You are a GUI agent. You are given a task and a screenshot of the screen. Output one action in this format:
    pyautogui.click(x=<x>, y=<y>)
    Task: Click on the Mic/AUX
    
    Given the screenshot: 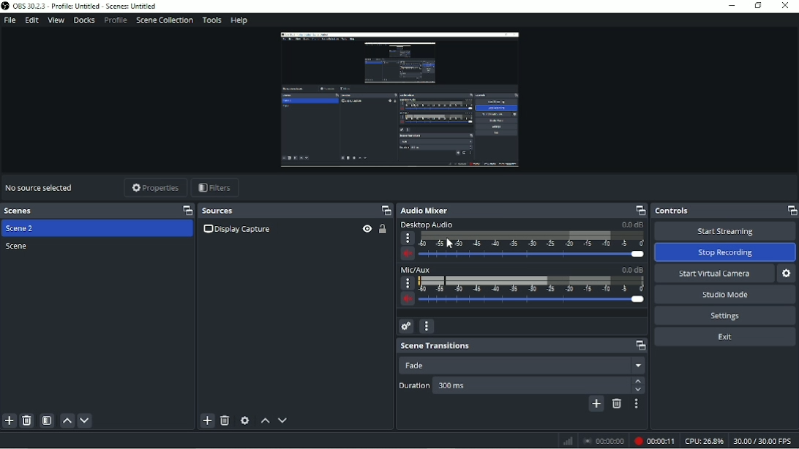 What is the action you would take?
    pyautogui.click(x=522, y=287)
    